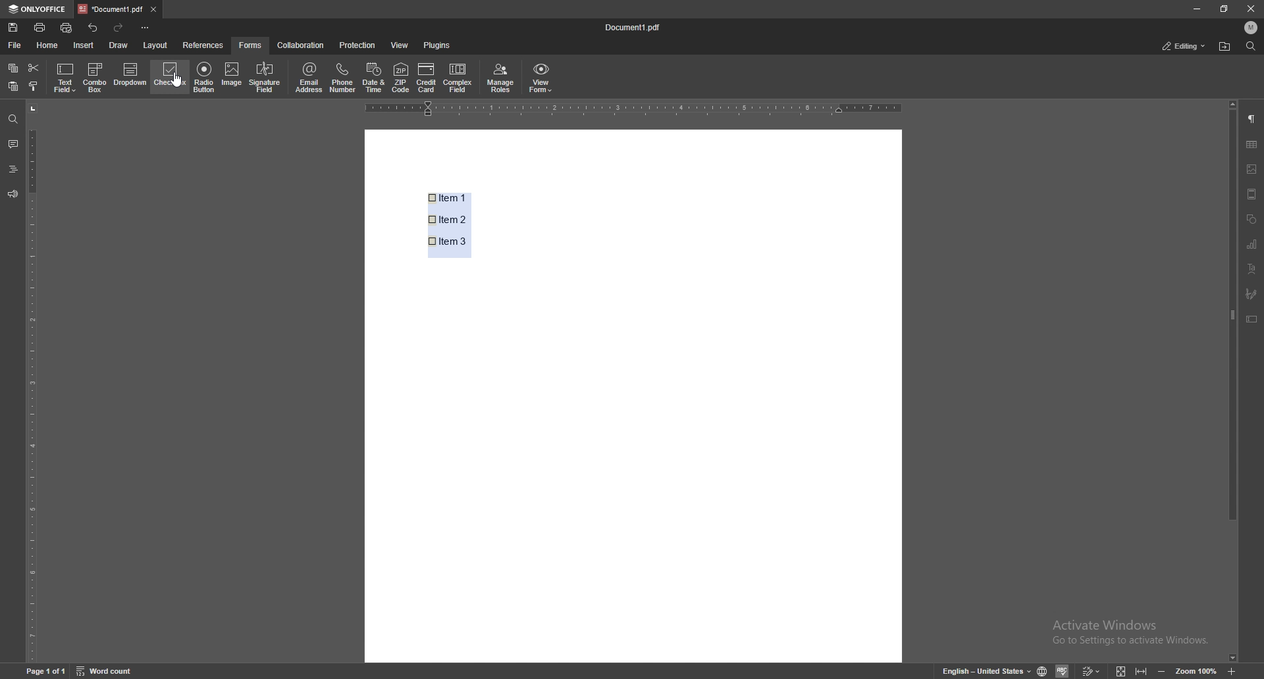  I want to click on paste, so click(13, 86).